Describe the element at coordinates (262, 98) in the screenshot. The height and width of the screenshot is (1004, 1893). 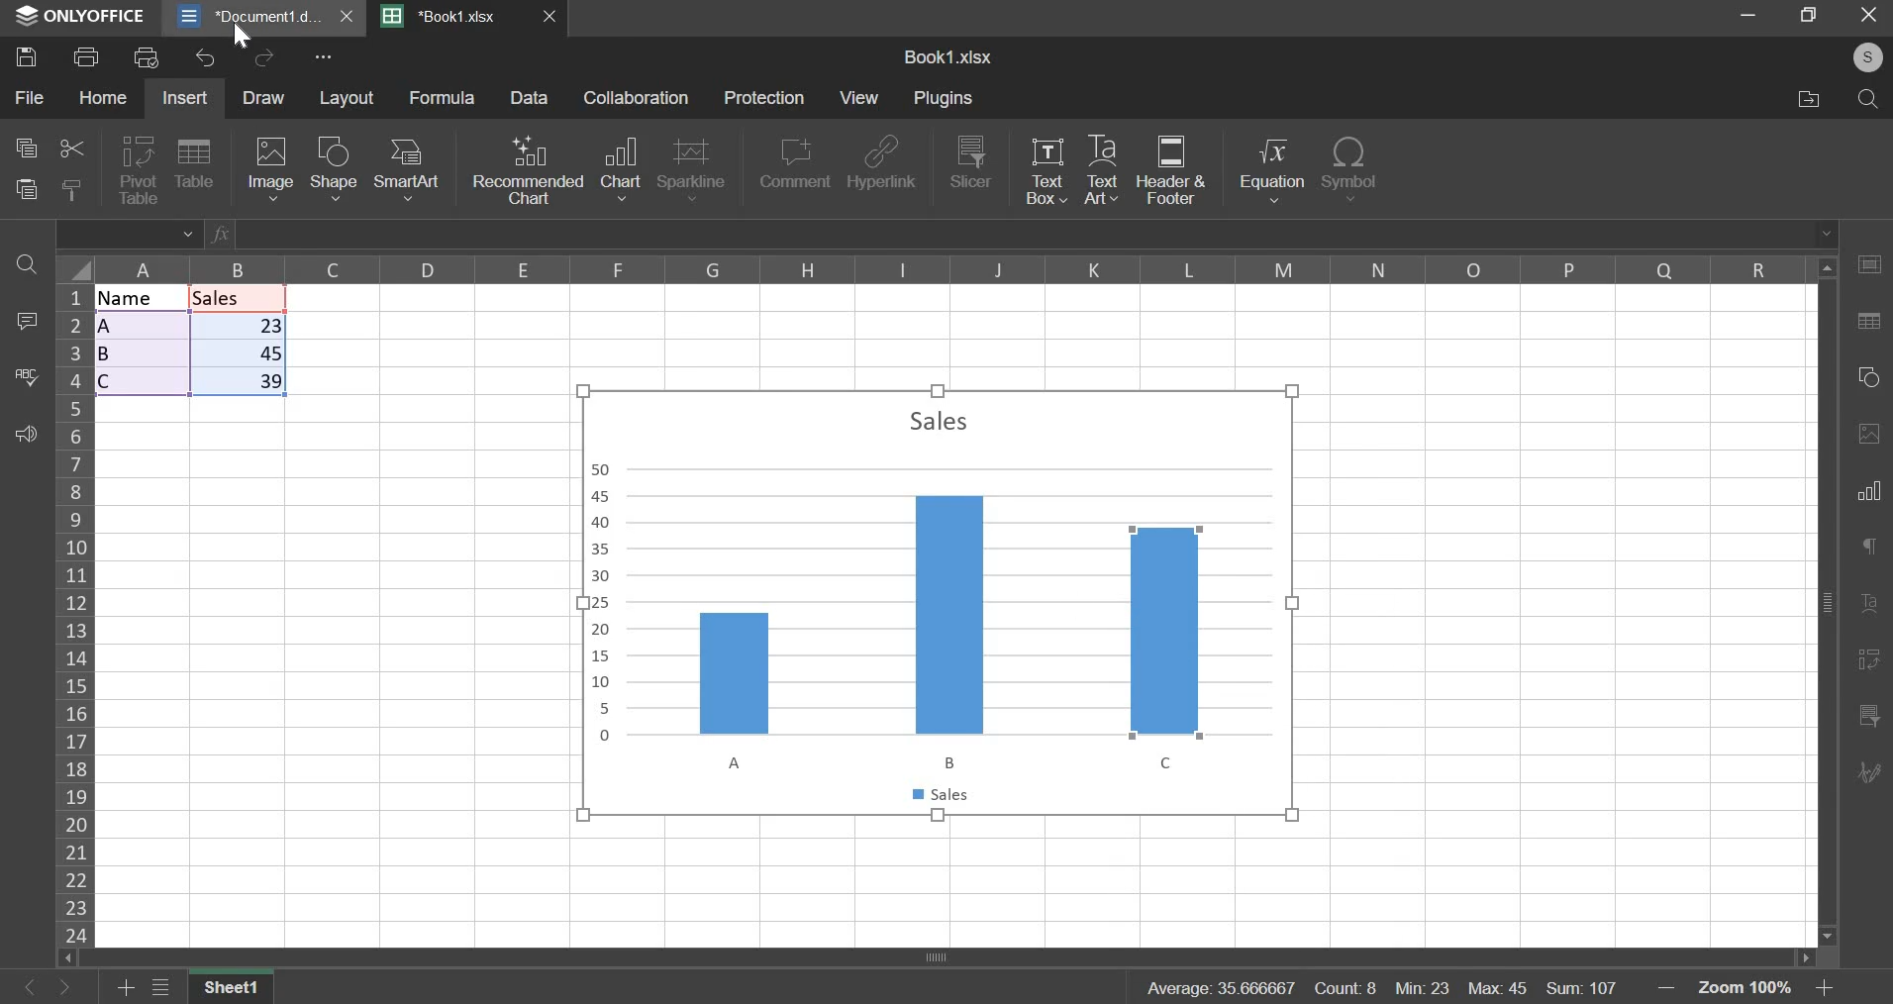
I see `draw` at that location.